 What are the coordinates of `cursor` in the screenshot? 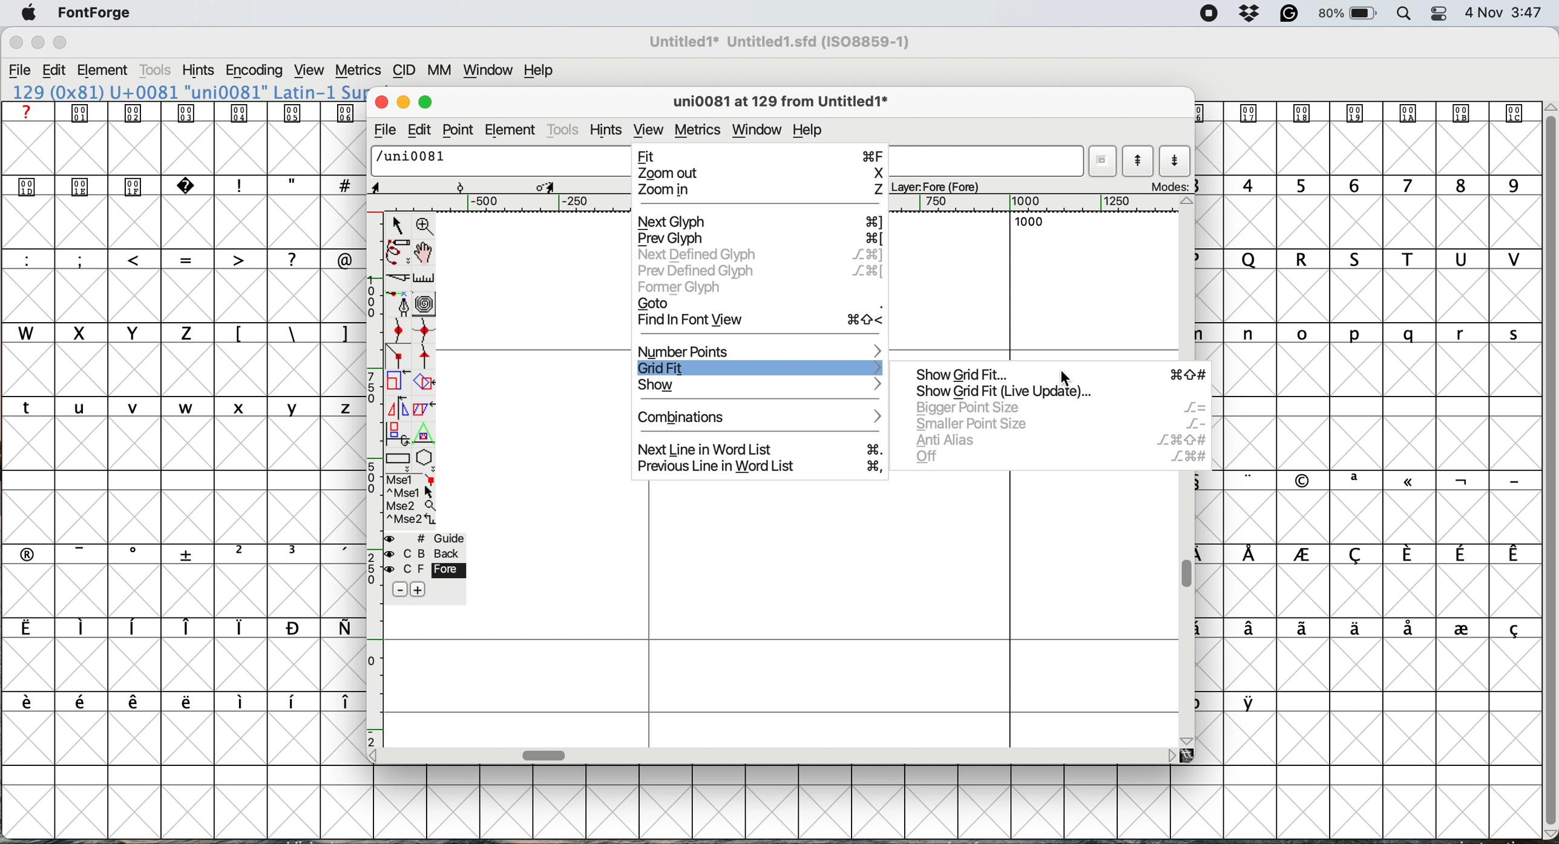 It's located at (1067, 380).